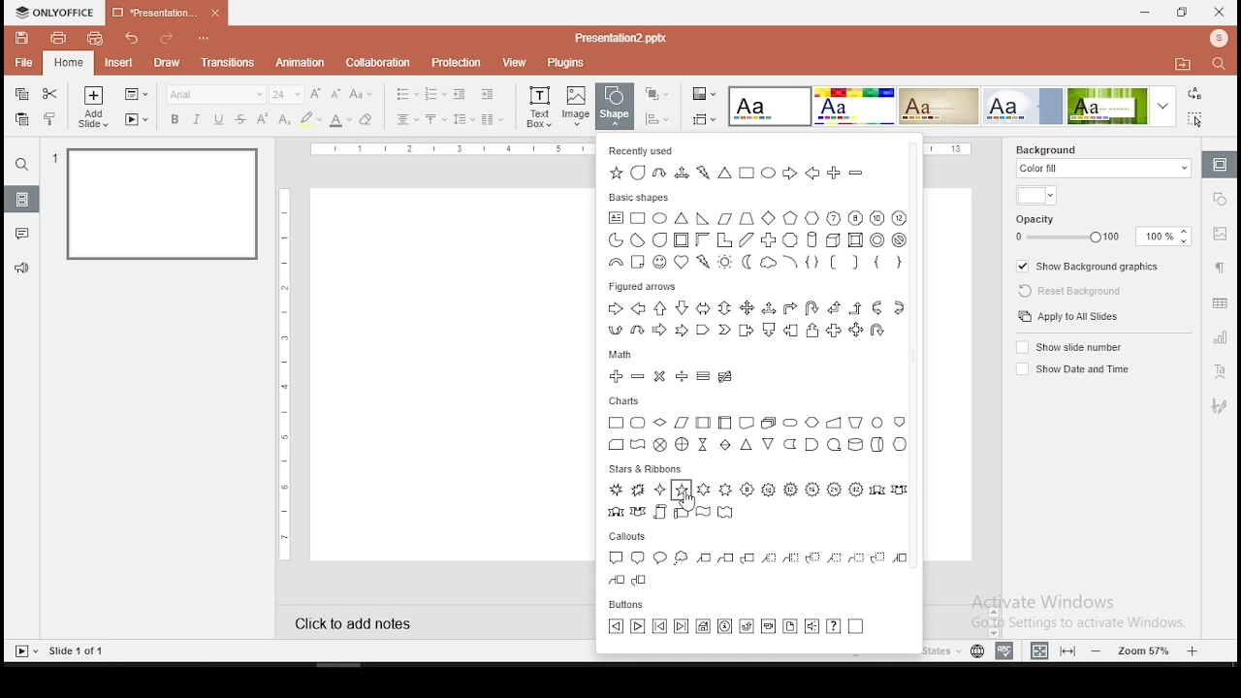  What do you see at coordinates (22, 38) in the screenshot?
I see `save` at bounding box center [22, 38].